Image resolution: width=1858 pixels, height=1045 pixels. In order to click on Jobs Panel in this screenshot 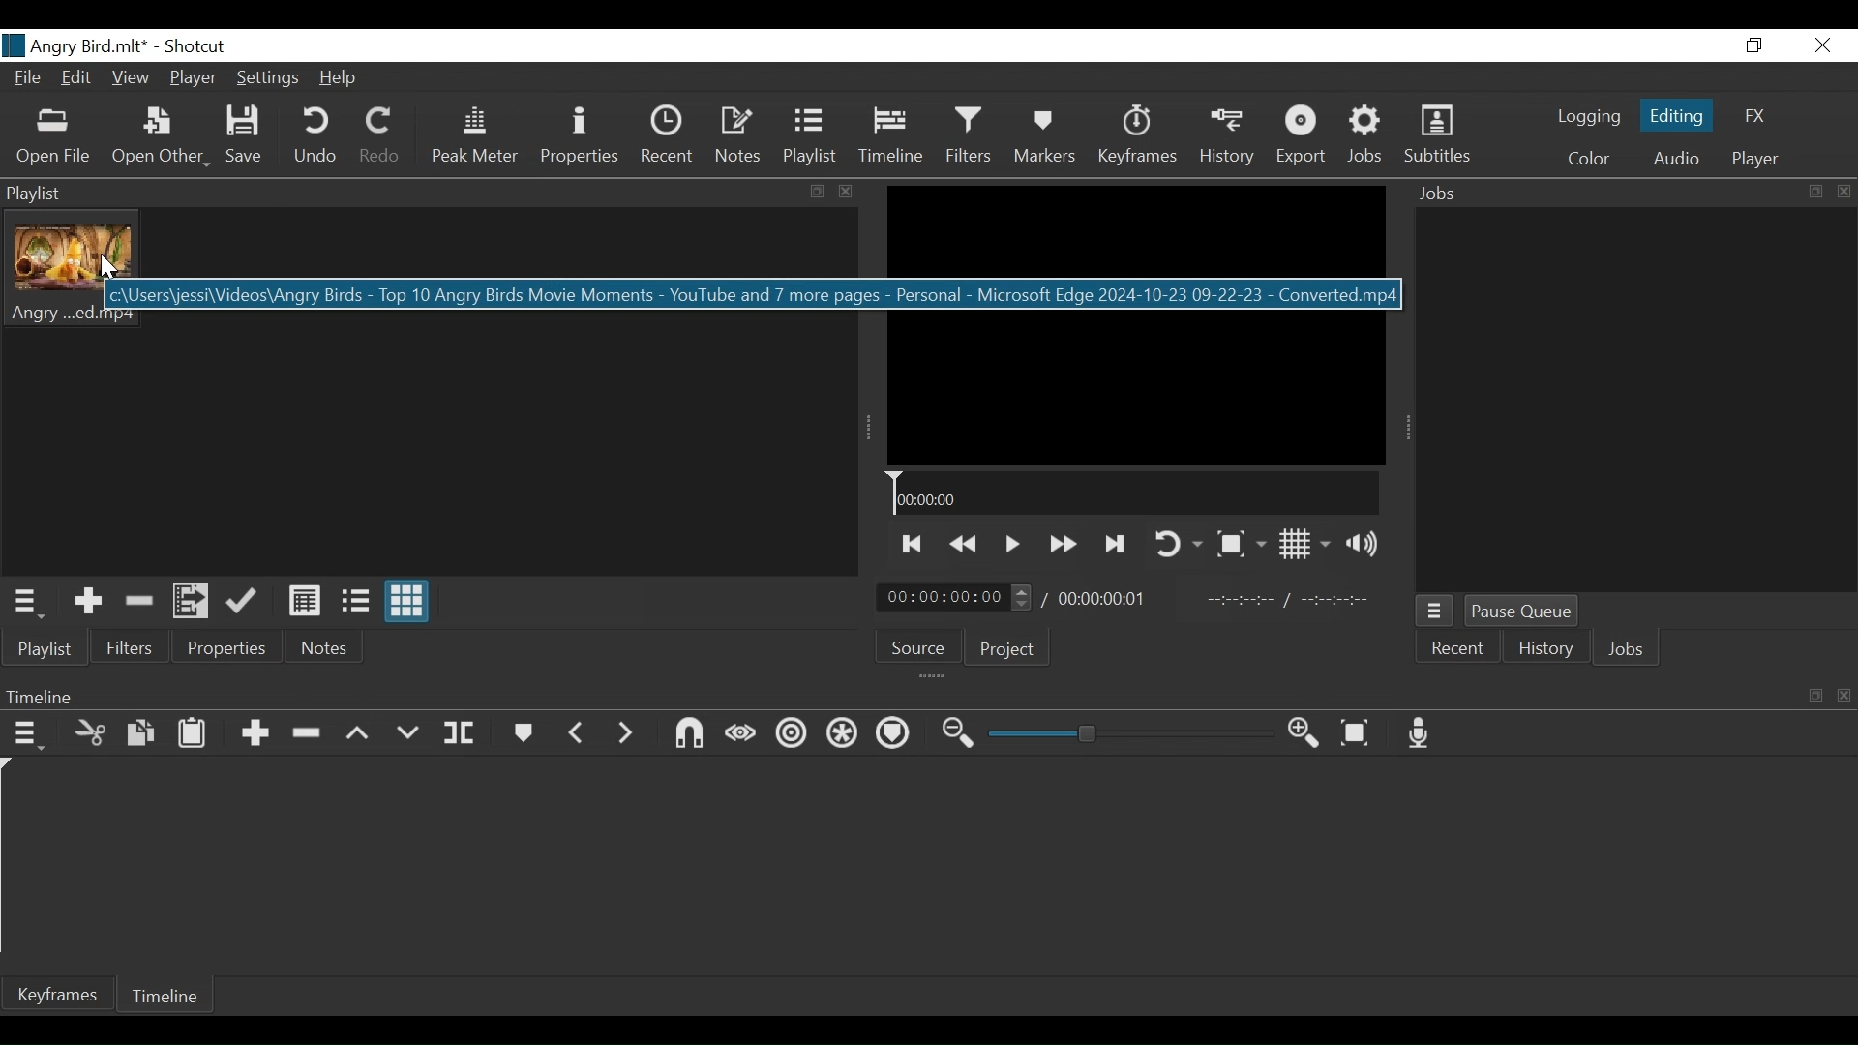, I will do `click(1634, 398)`.